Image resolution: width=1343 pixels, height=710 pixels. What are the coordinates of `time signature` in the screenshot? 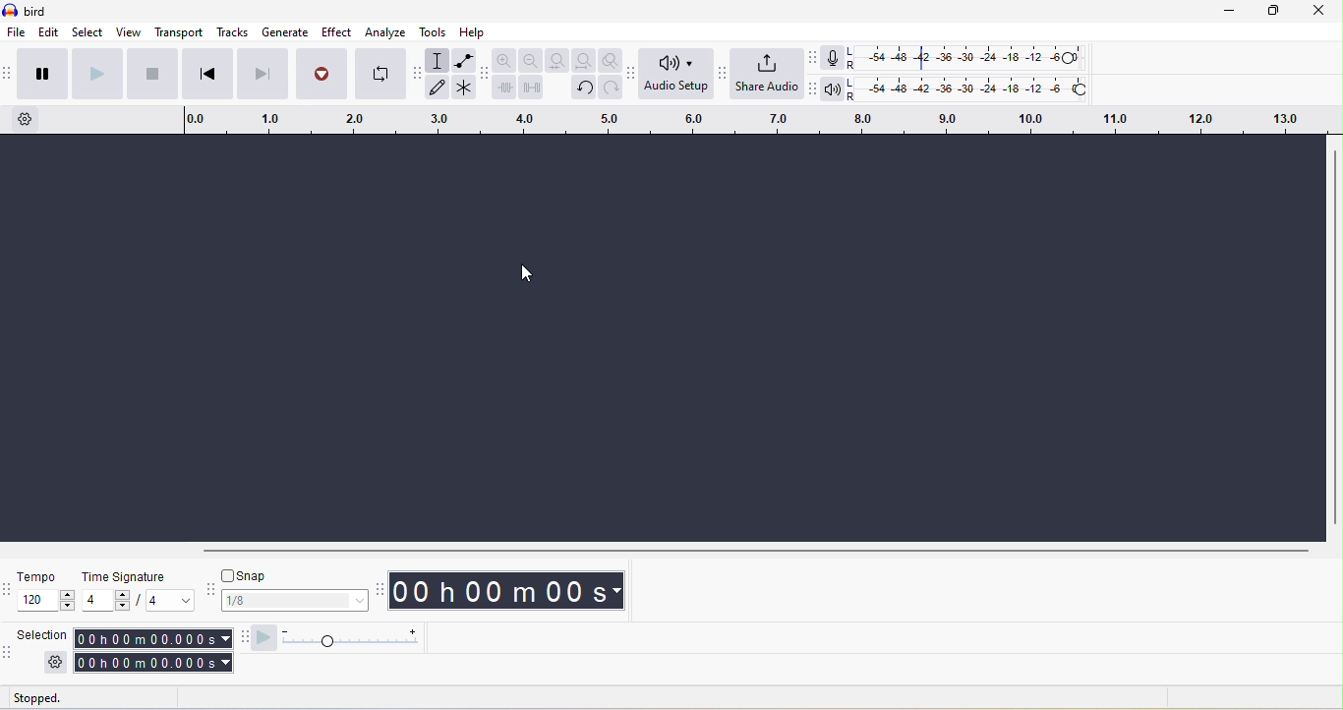 It's located at (137, 576).